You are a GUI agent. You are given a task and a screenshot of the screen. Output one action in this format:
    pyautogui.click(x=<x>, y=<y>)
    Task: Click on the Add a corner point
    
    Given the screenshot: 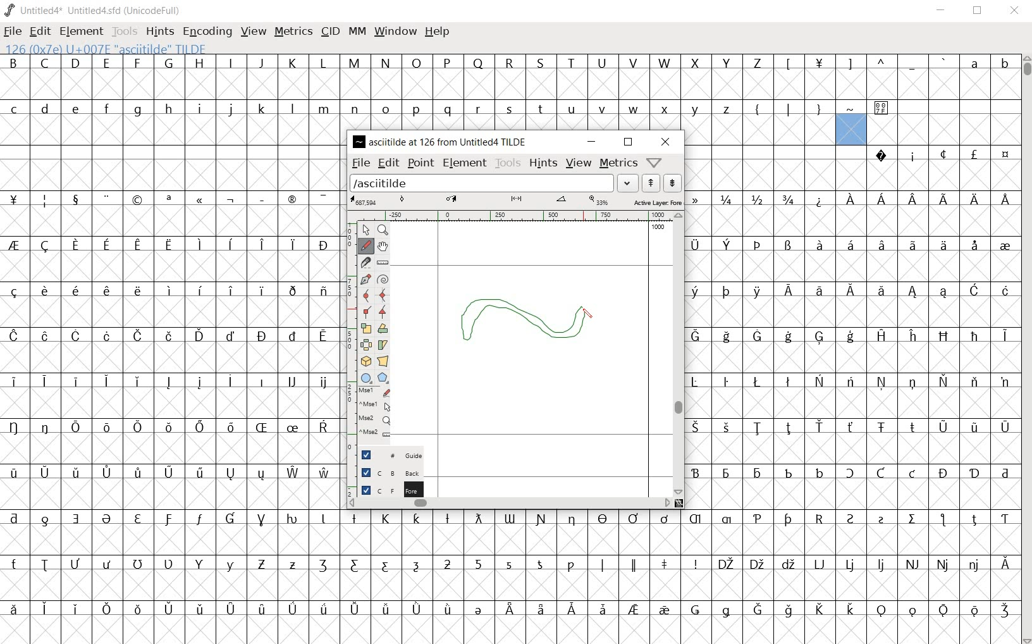 What is the action you would take?
    pyautogui.click(x=366, y=311)
    